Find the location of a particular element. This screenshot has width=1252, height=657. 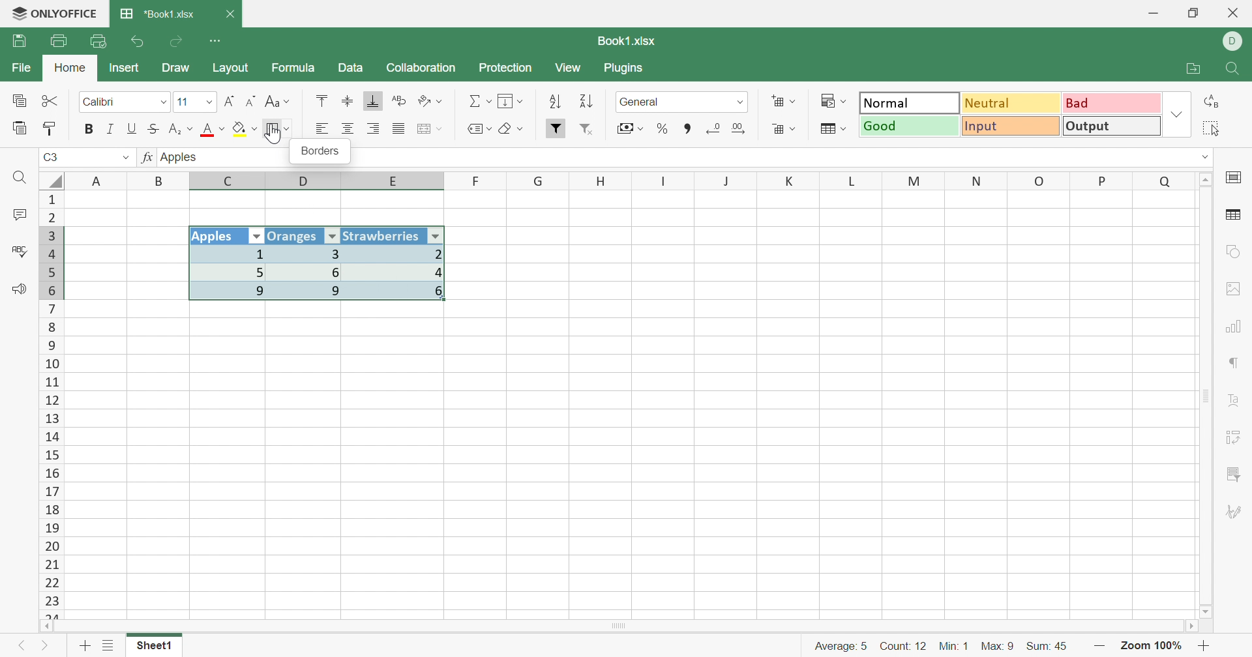

Justified is located at coordinates (398, 129).